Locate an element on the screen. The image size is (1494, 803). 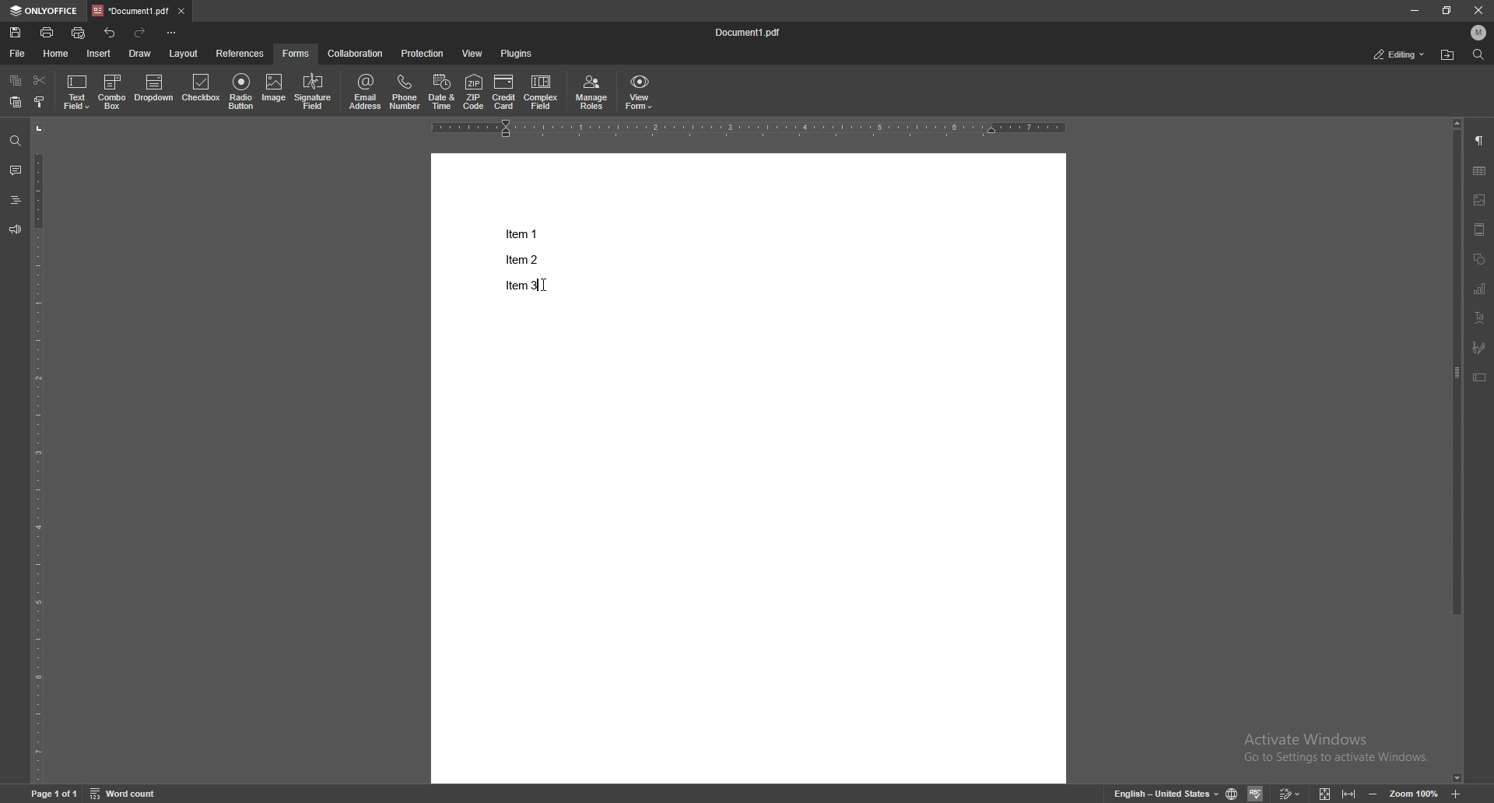
signature field is located at coordinates (314, 92).